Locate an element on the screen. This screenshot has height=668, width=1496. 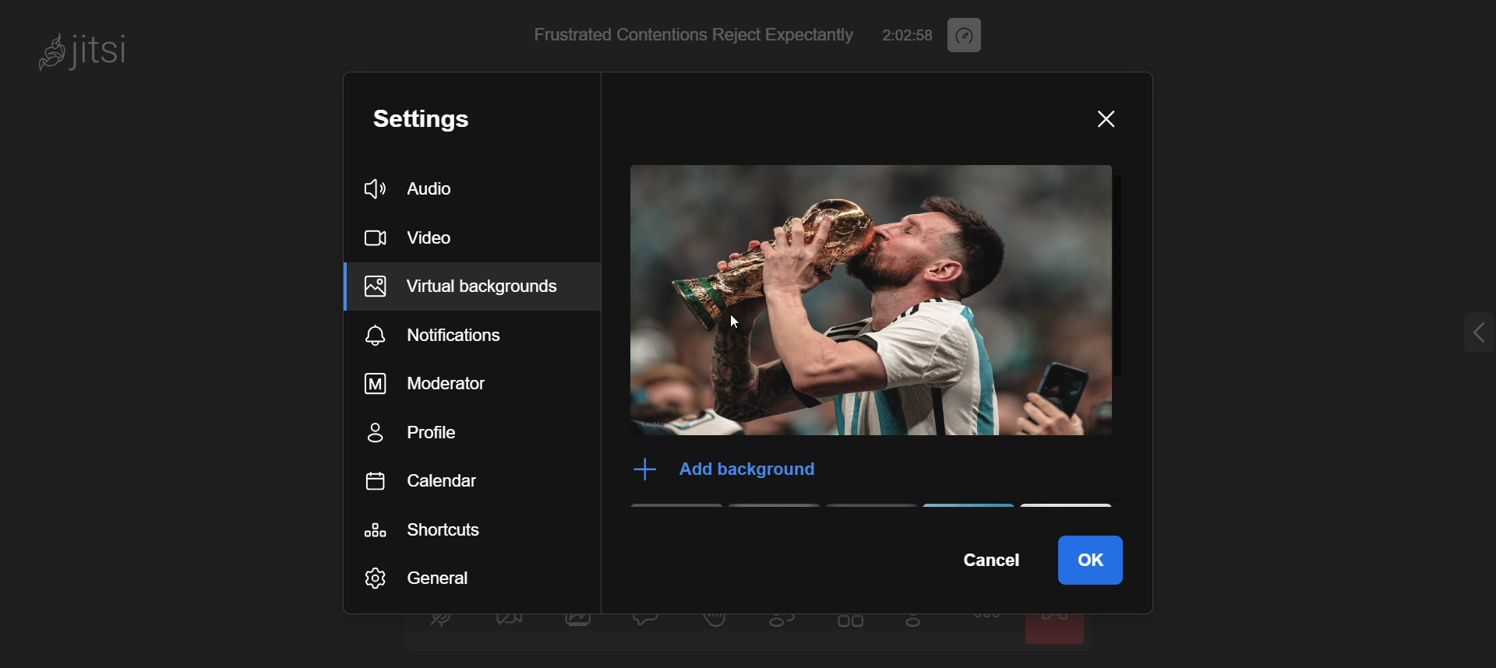
raise hand is located at coordinates (715, 625).